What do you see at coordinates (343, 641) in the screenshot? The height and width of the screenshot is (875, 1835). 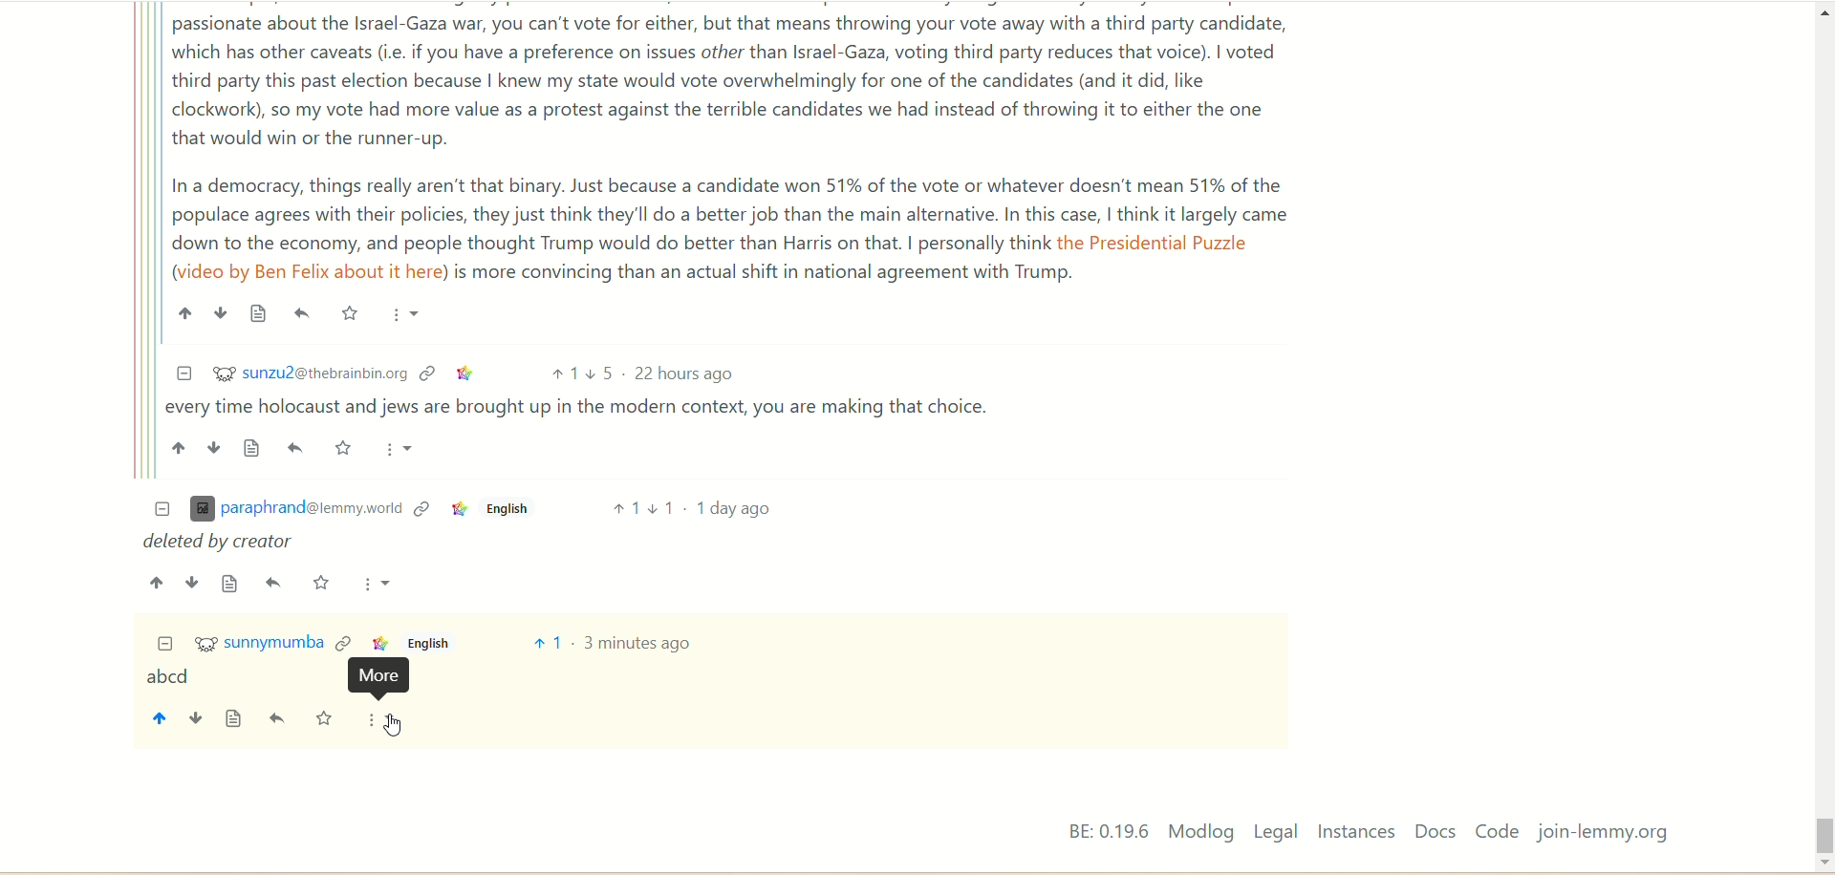 I see `link` at bounding box center [343, 641].